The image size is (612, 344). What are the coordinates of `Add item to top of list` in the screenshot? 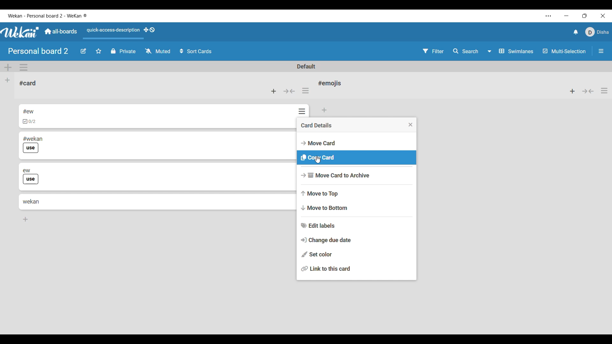 It's located at (572, 91).